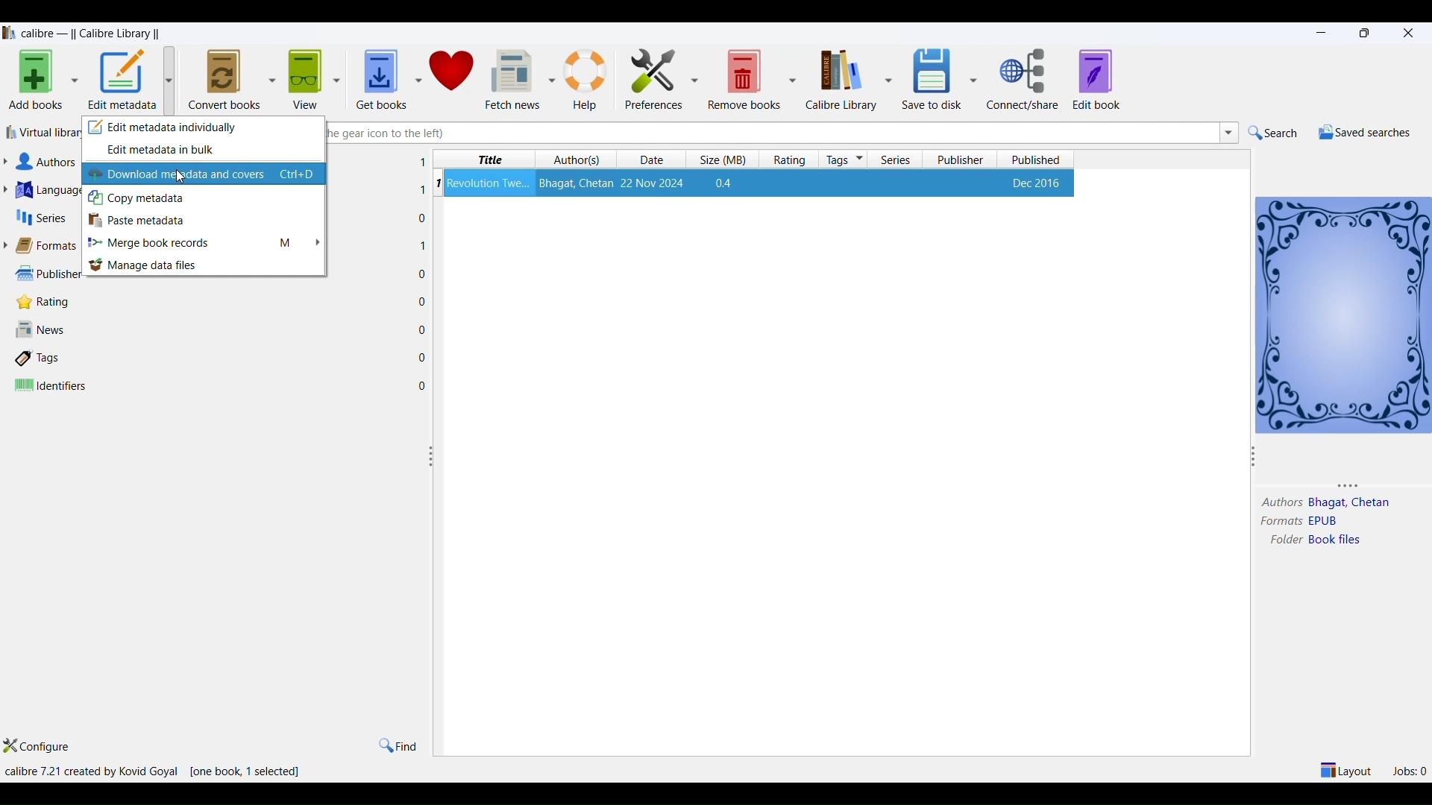 The height and width of the screenshot is (805, 1432). What do you see at coordinates (9, 245) in the screenshot?
I see `format lists dropdown button` at bounding box center [9, 245].